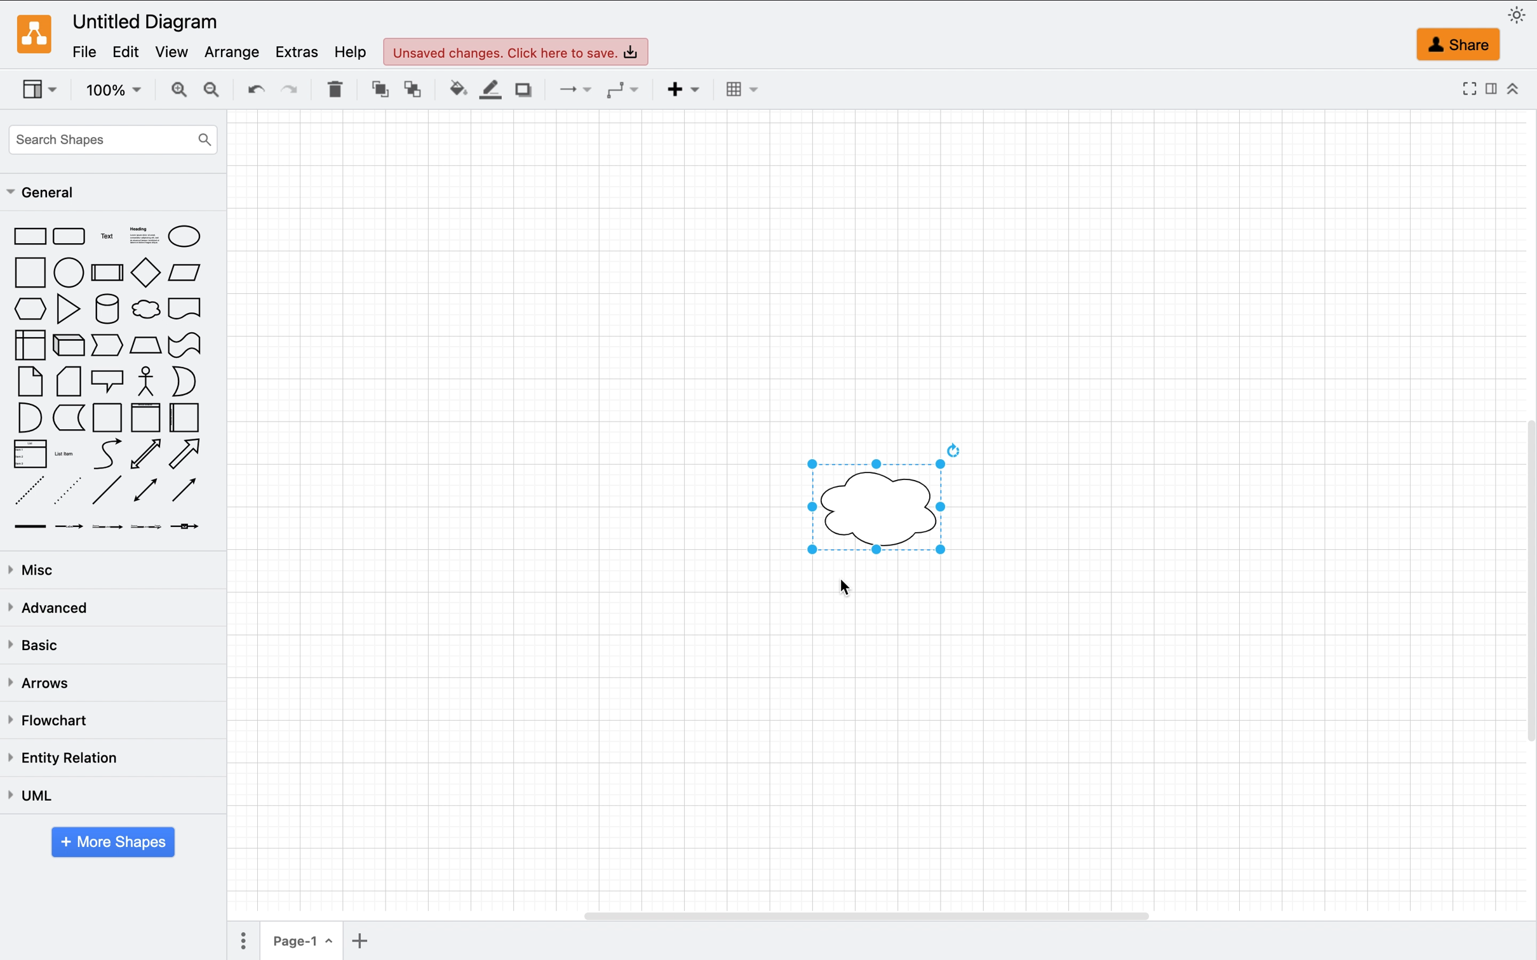  Describe the element at coordinates (290, 88) in the screenshot. I see `redo` at that location.